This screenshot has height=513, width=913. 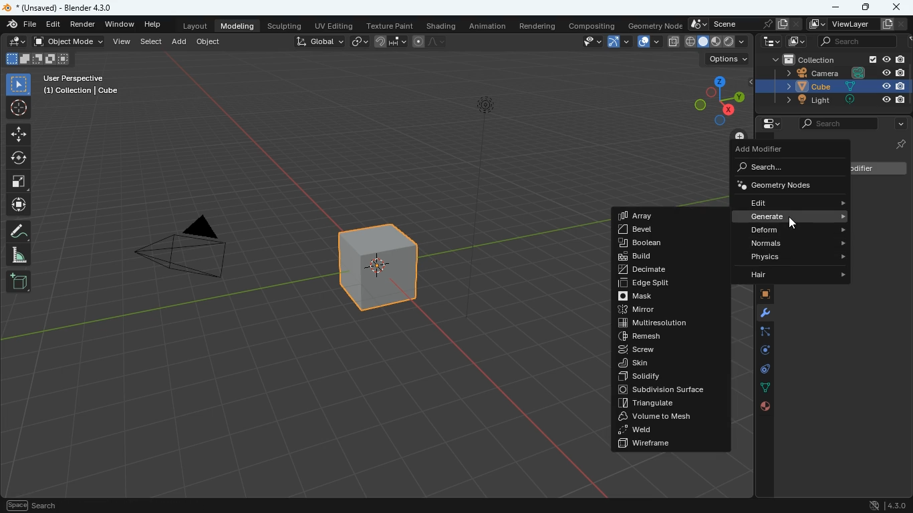 I want to click on scene, so click(x=744, y=25).